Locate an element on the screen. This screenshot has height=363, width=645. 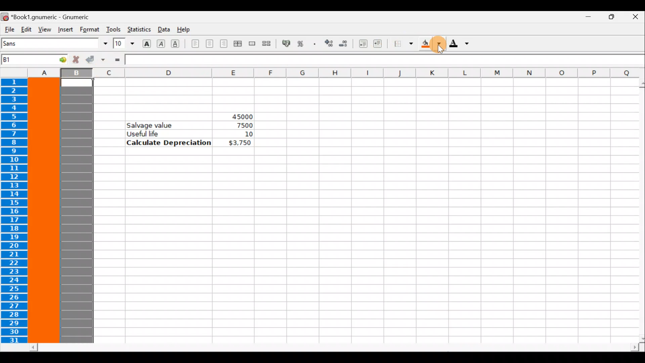
Decrease the number of decimals is located at coordinates (343, 43).